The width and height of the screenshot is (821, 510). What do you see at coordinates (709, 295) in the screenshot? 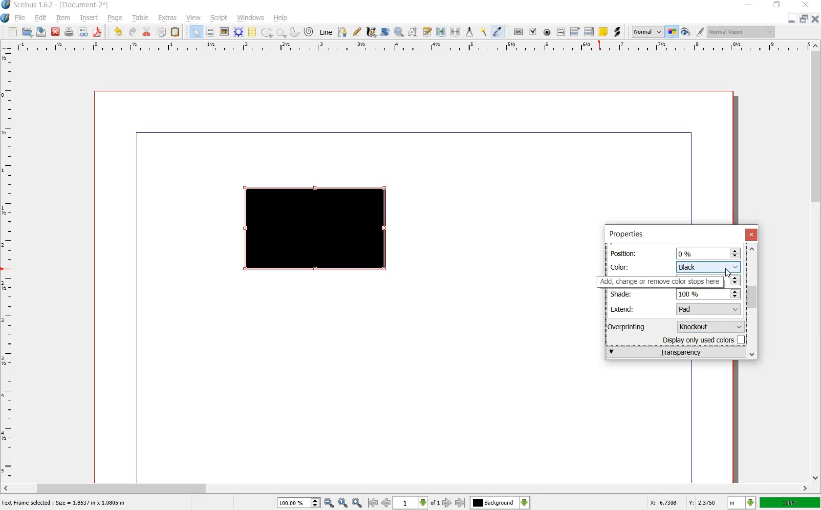
I see `100%` at bounding box center [709, 295].